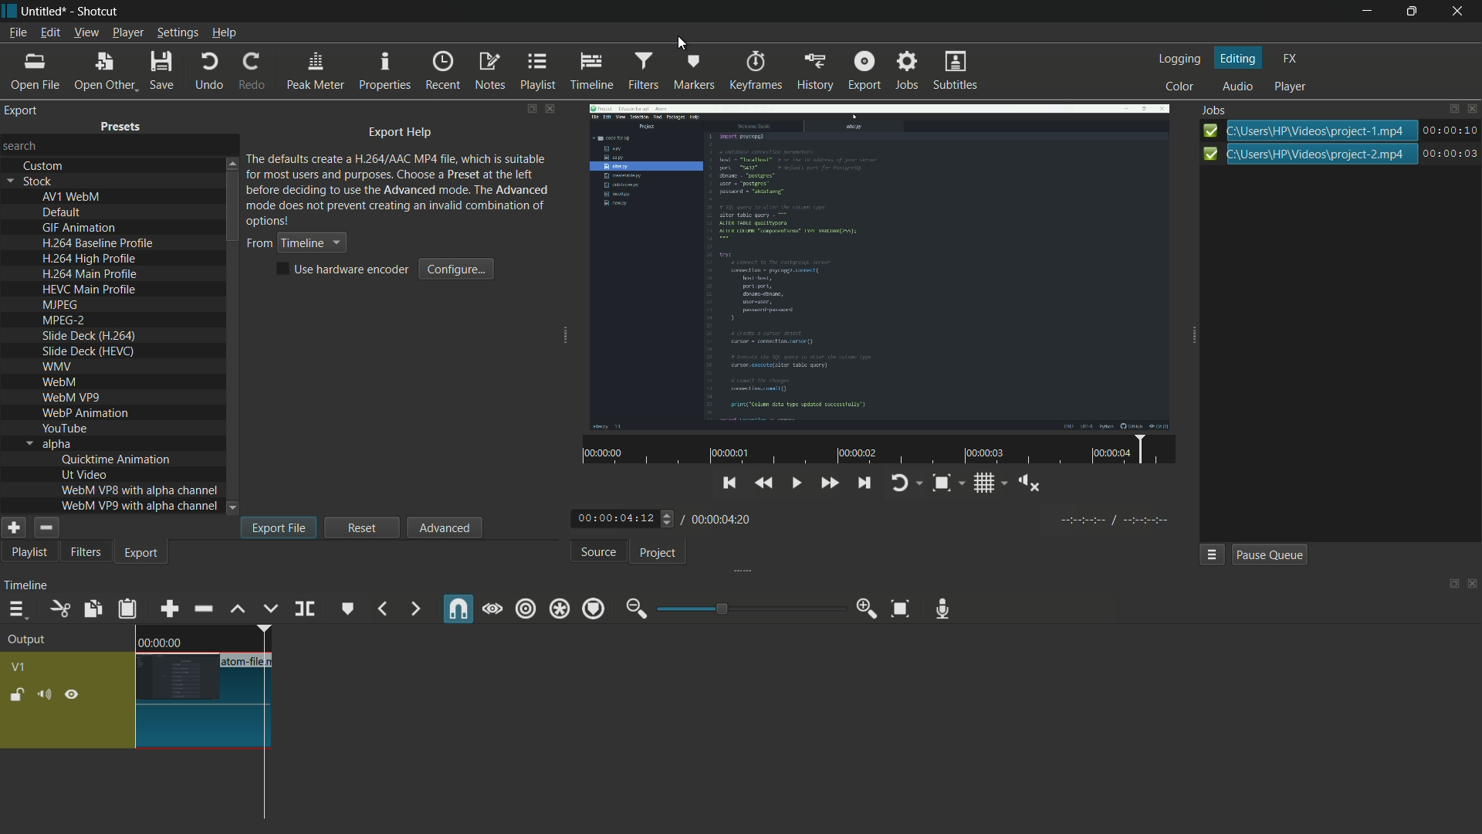  Describe the element at coordinates (1291, 86) in the screenshot. I see `player` at that location.